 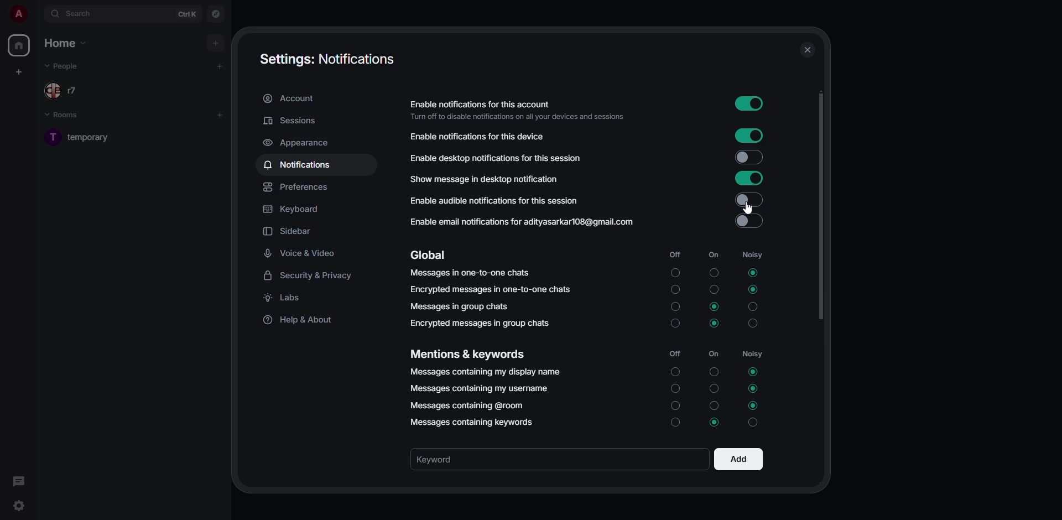 What do you see at coordinates (18, 45) in the screenshot?
I see `home` at bounding box center [18, 45].